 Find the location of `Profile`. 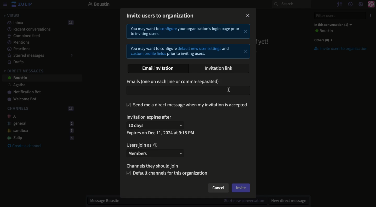

Profile is located at coordinates (371, 5).